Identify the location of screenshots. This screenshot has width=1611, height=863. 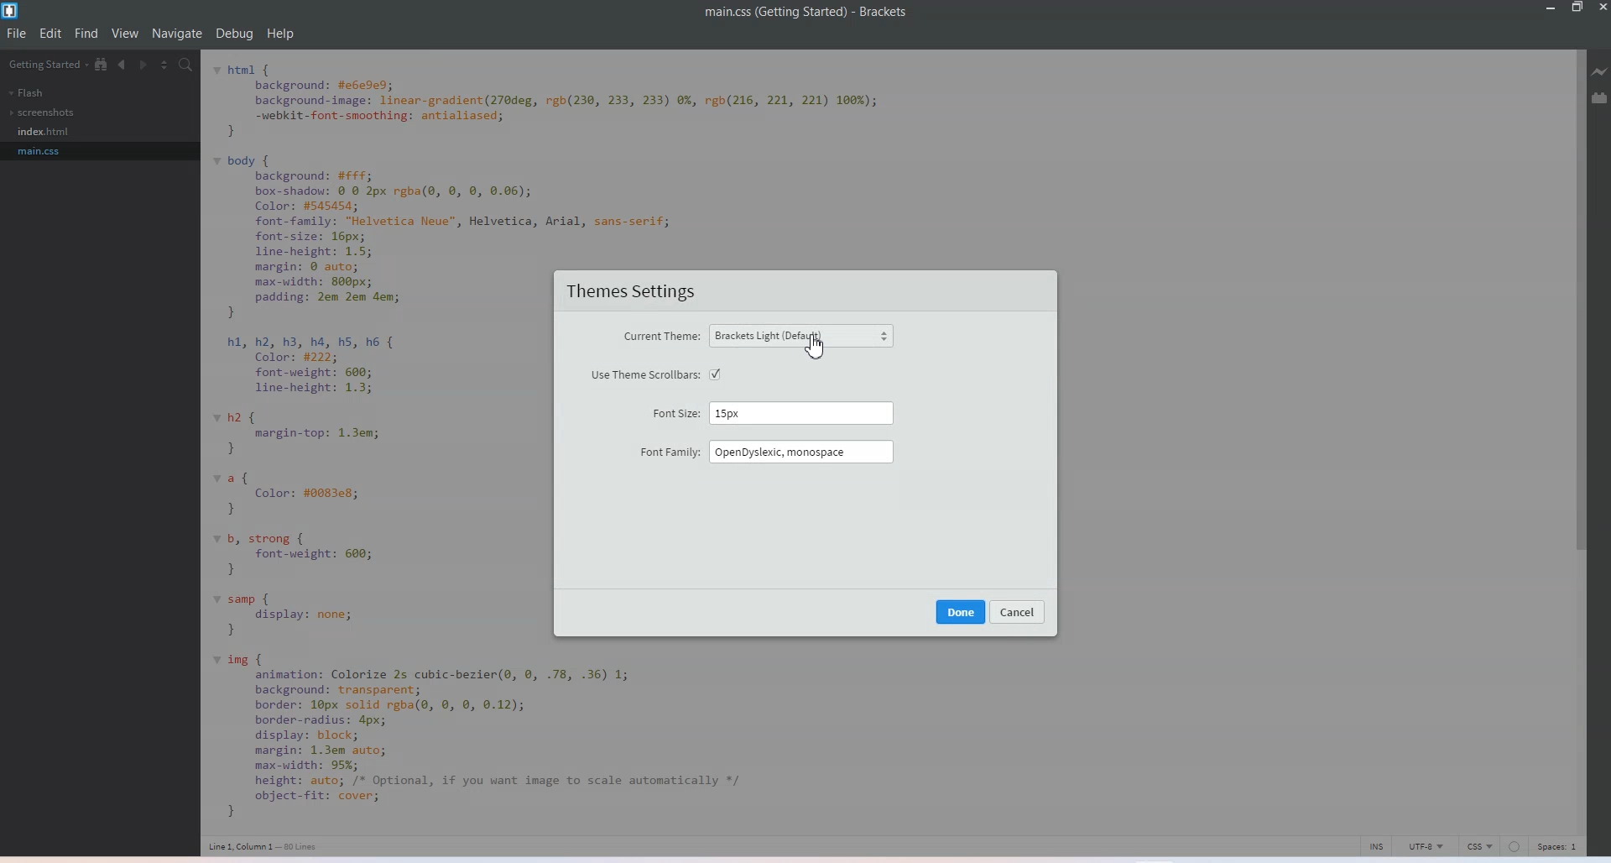
(44, 112).